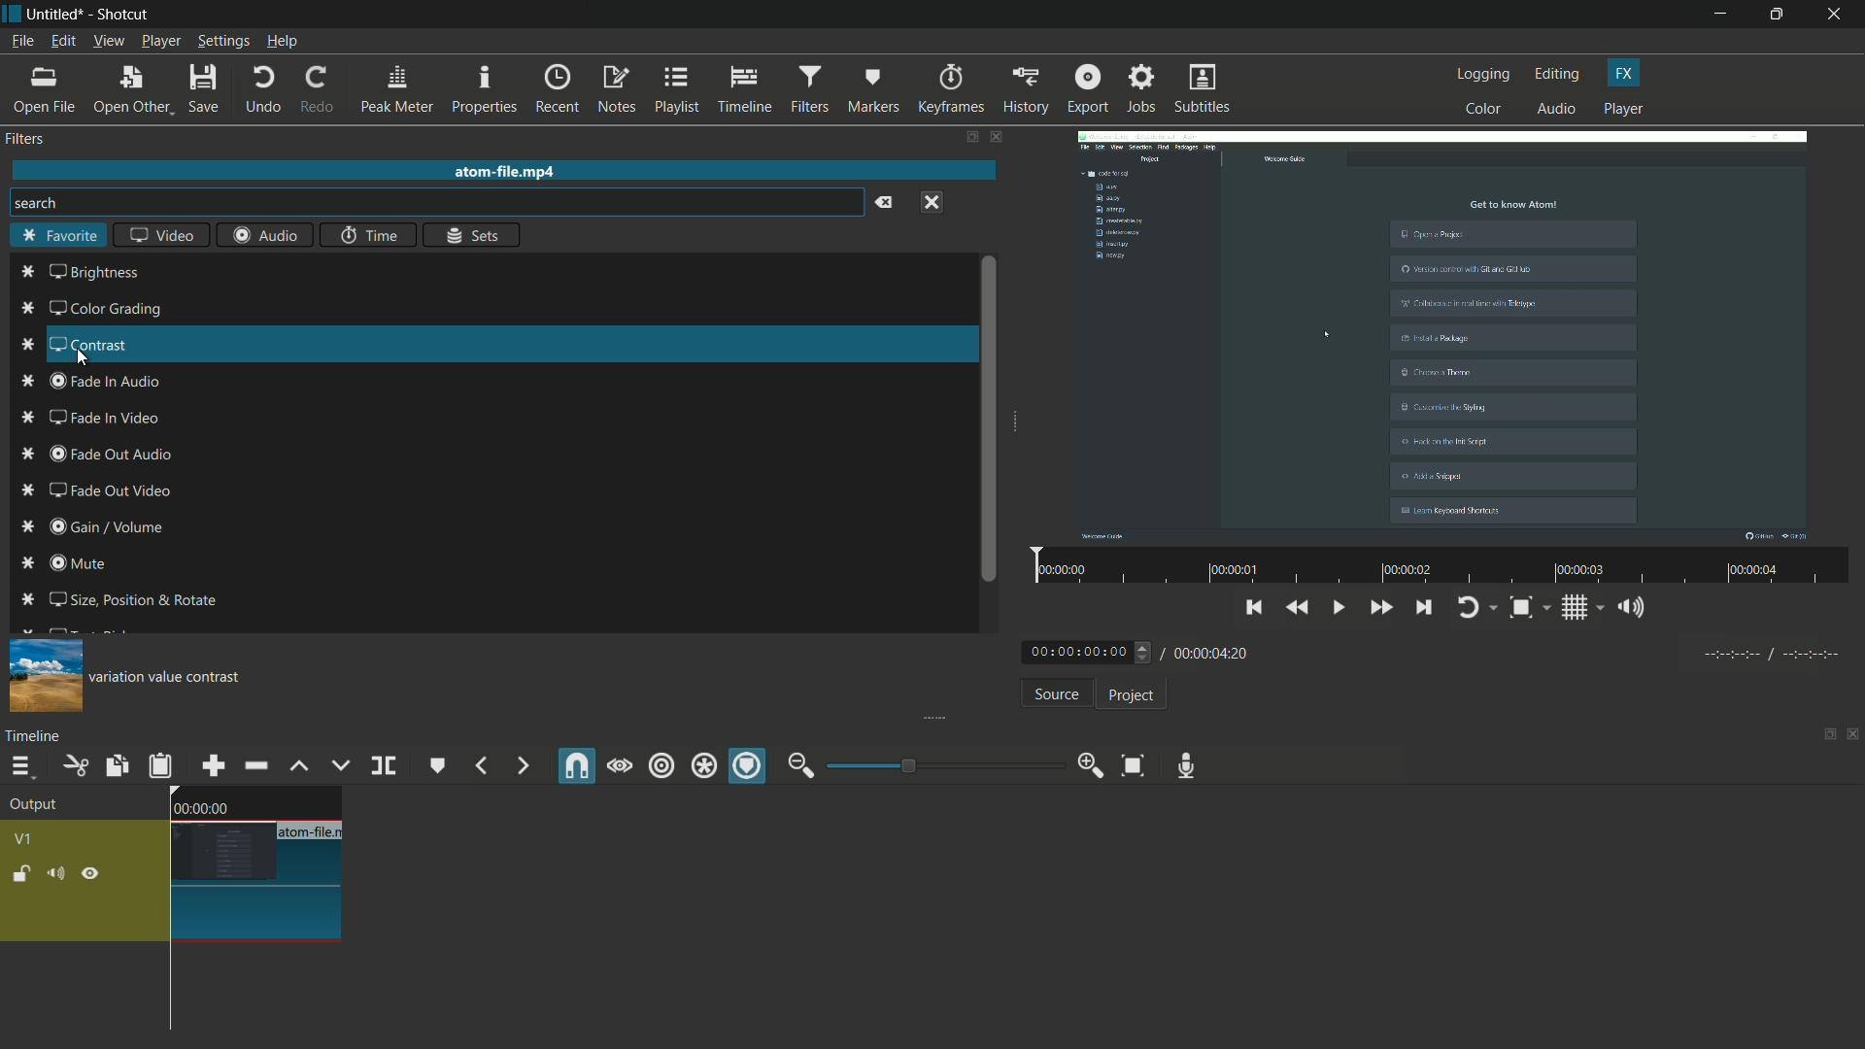 This screenshot has height=1049, width=1865. I want to click on ripple, so click(661, 766).